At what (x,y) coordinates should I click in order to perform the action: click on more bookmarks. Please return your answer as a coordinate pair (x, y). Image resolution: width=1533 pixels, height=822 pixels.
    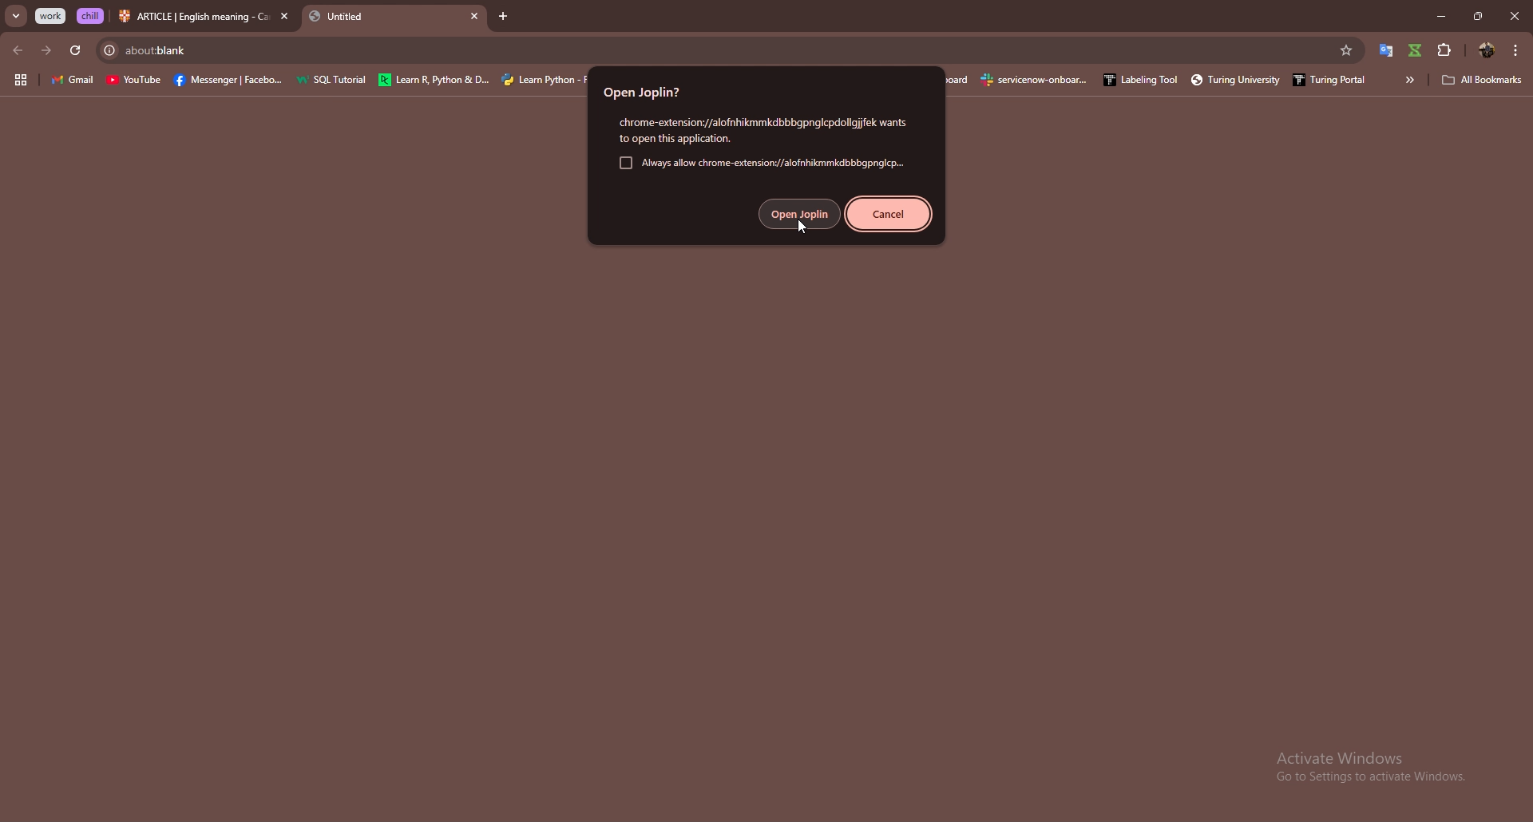
    Looking at the image, I should click on (1408, 80).